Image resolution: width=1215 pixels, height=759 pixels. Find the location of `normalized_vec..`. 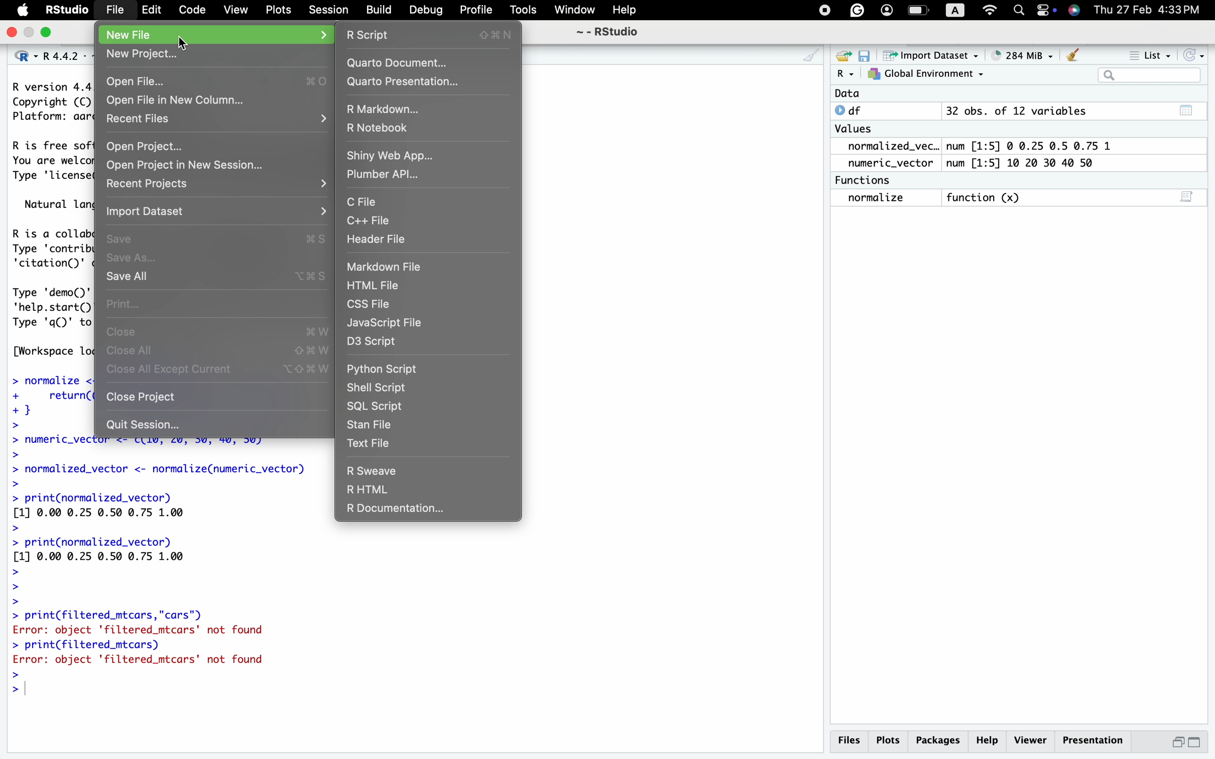

normalized_vec.. is located at coordinates (889, 147).